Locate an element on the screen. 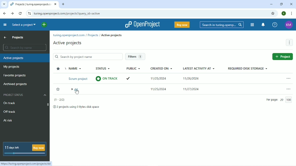  New tab is located at coordinates (63, 4).